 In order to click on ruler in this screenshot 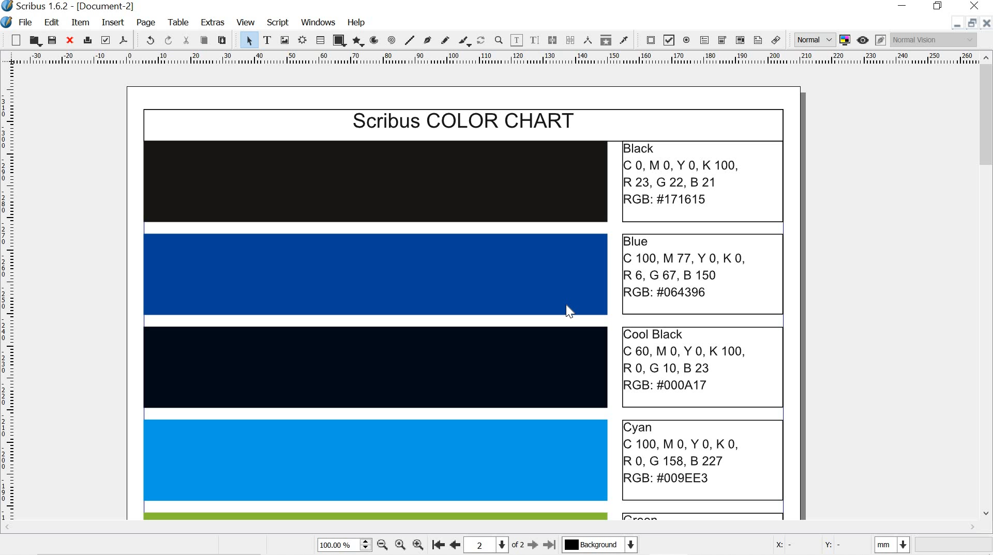, I will do `click(10, 295)`.